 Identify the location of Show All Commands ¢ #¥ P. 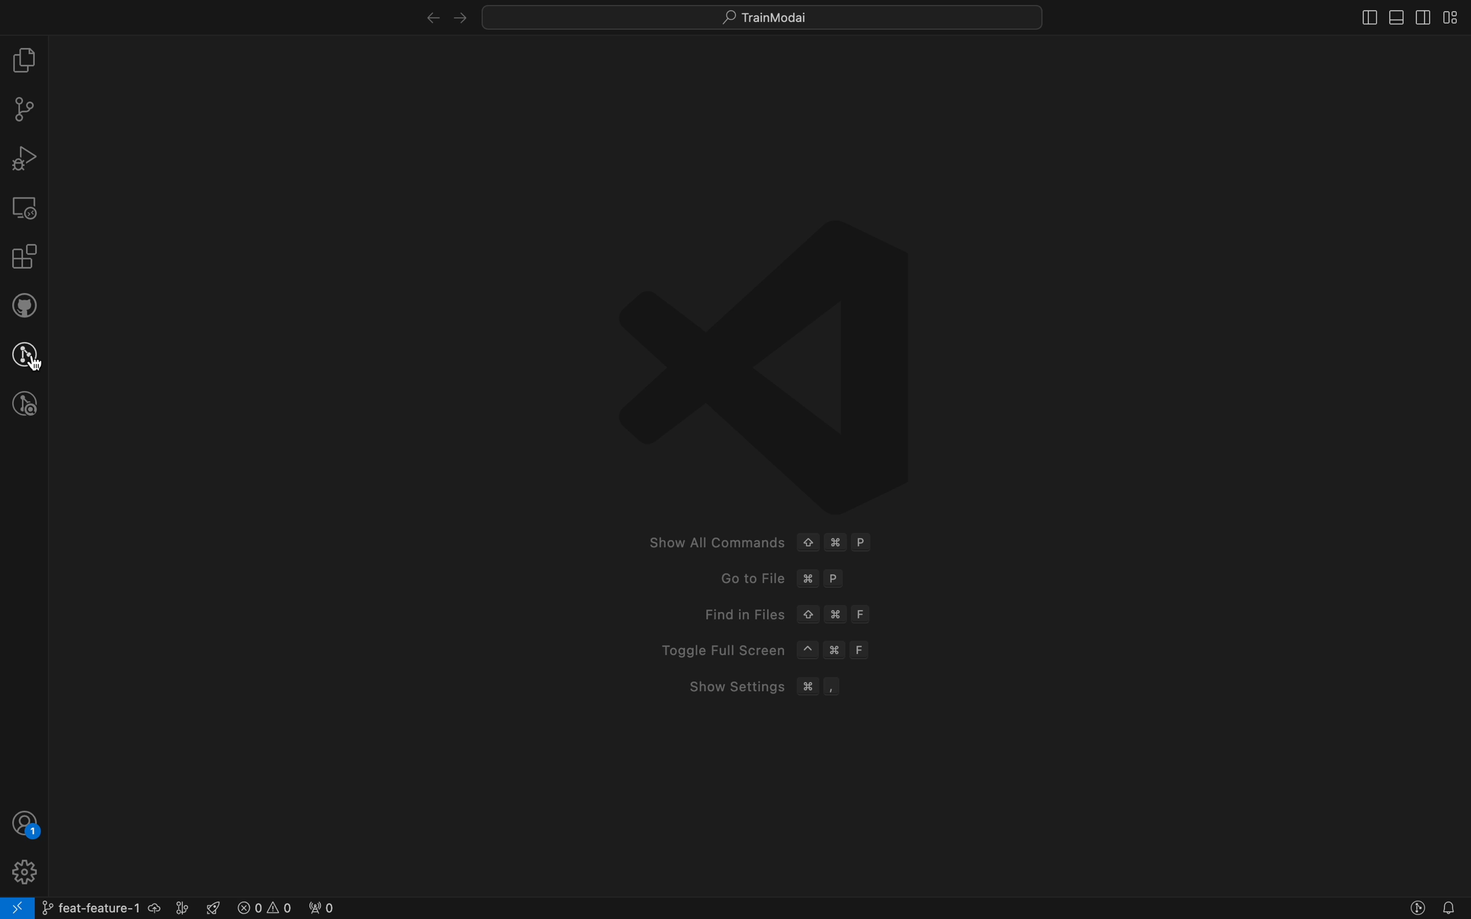
(765, 540).